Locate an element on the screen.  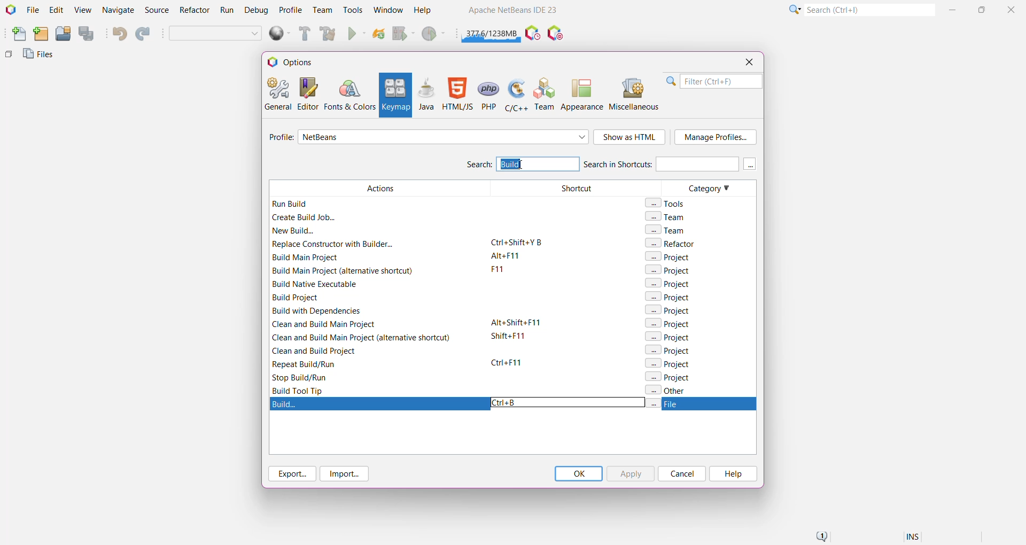
Search is located at coordinates (478, 166).